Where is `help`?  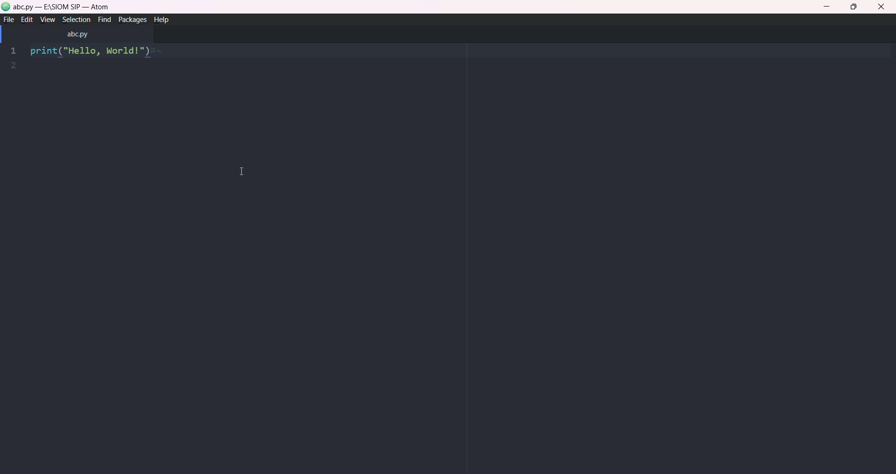 help is located at coordinates (161, 19).